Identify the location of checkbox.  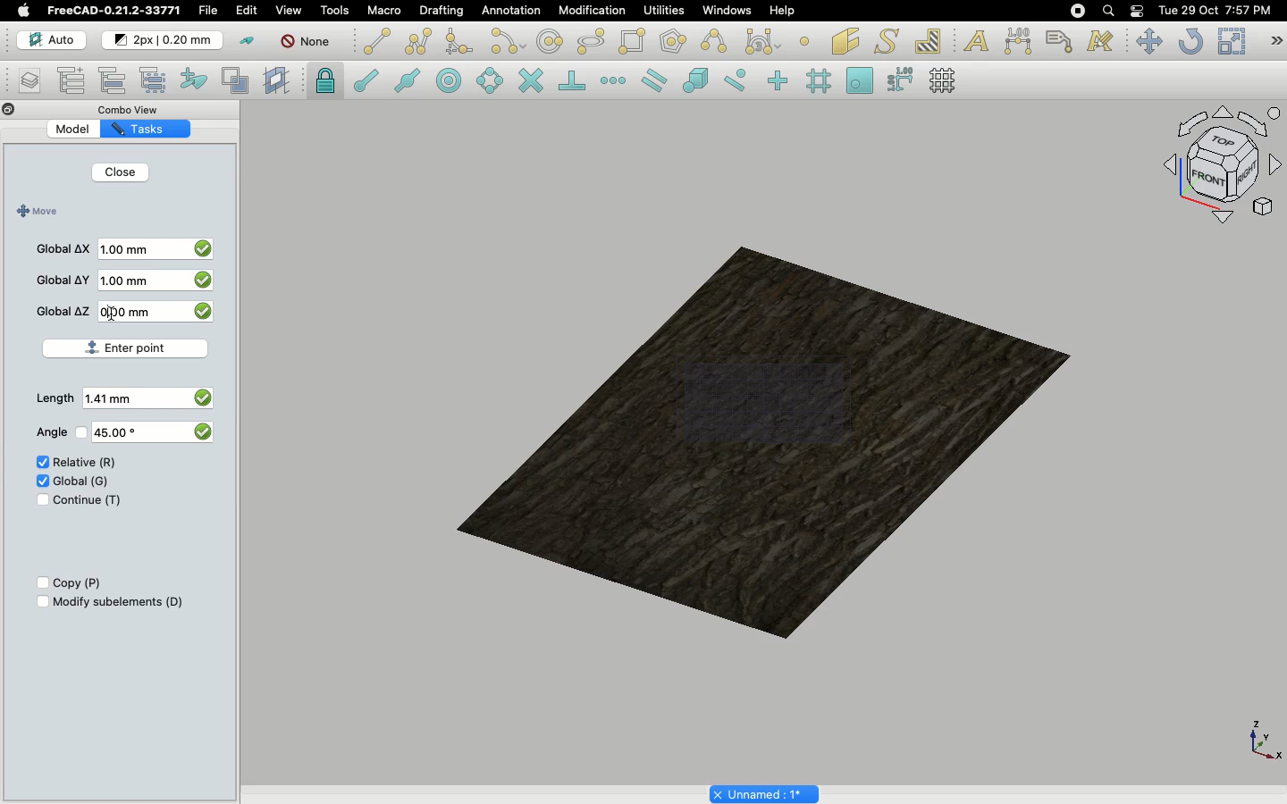
(201, 396).